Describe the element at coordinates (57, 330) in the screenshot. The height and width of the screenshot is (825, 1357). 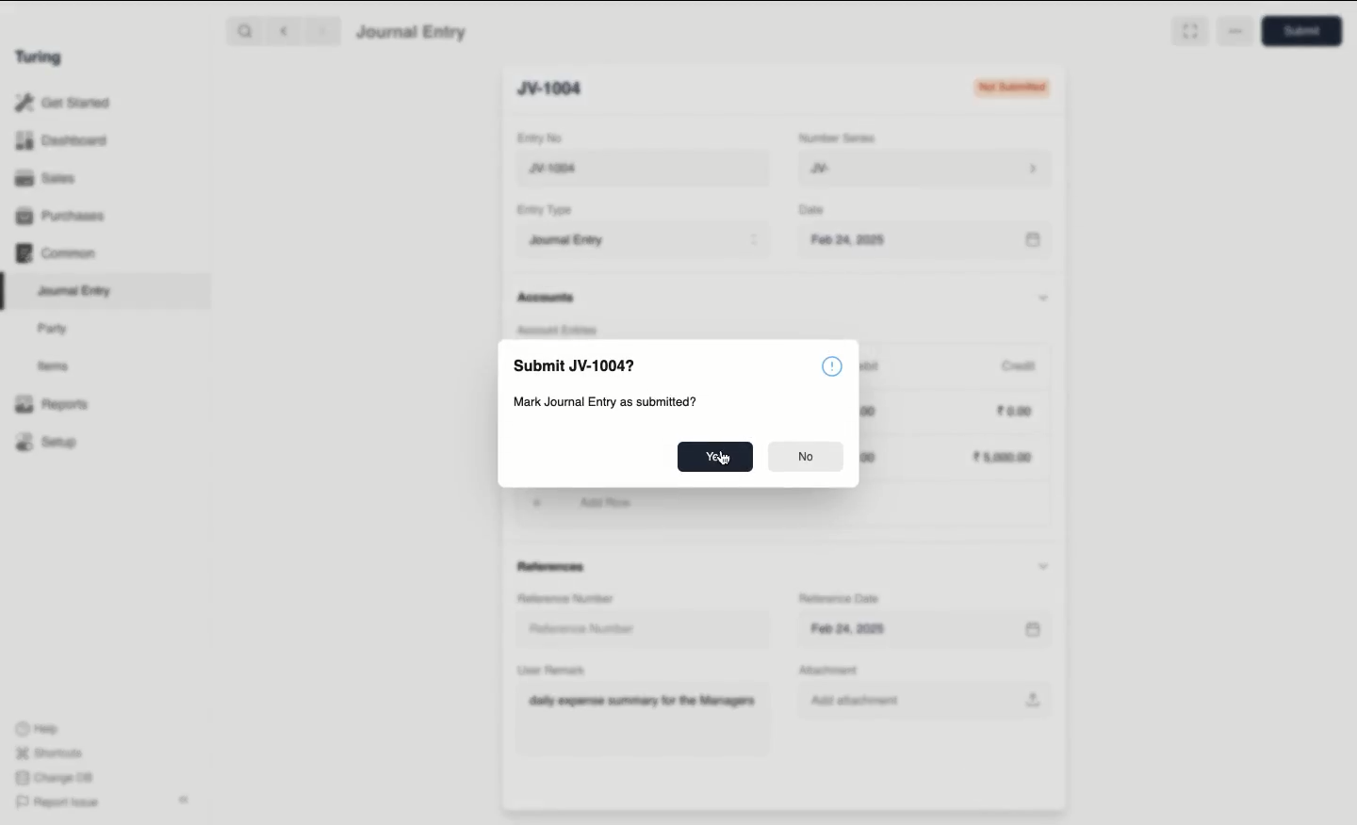
I see `Party` at that location.